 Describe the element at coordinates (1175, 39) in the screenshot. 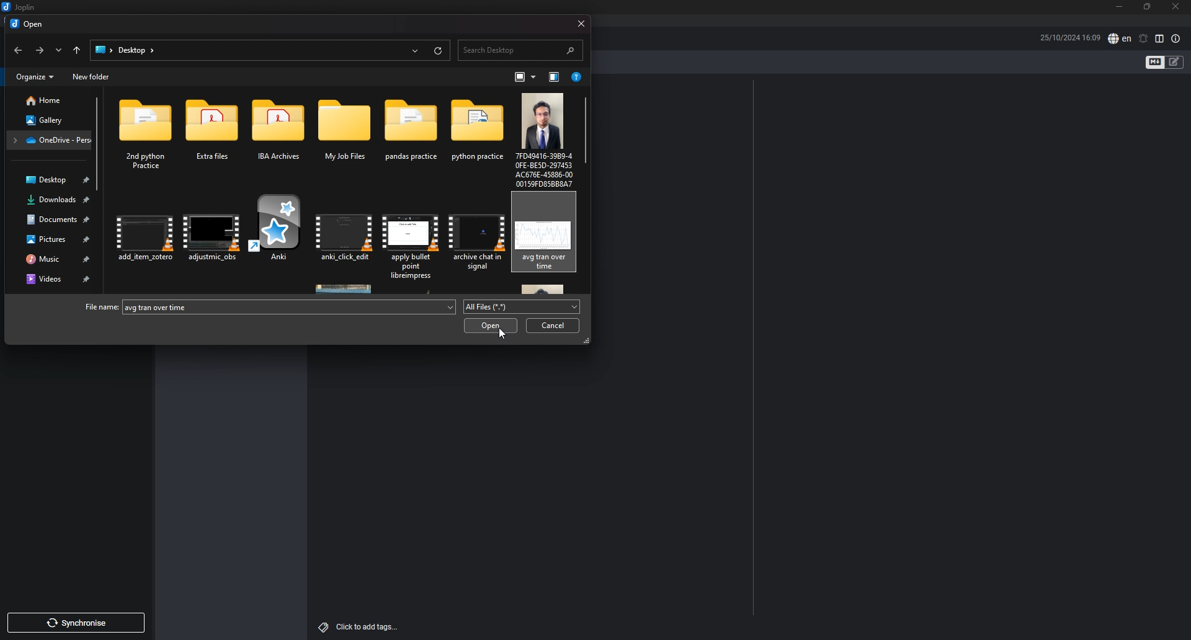

I see `note properties` at that location.